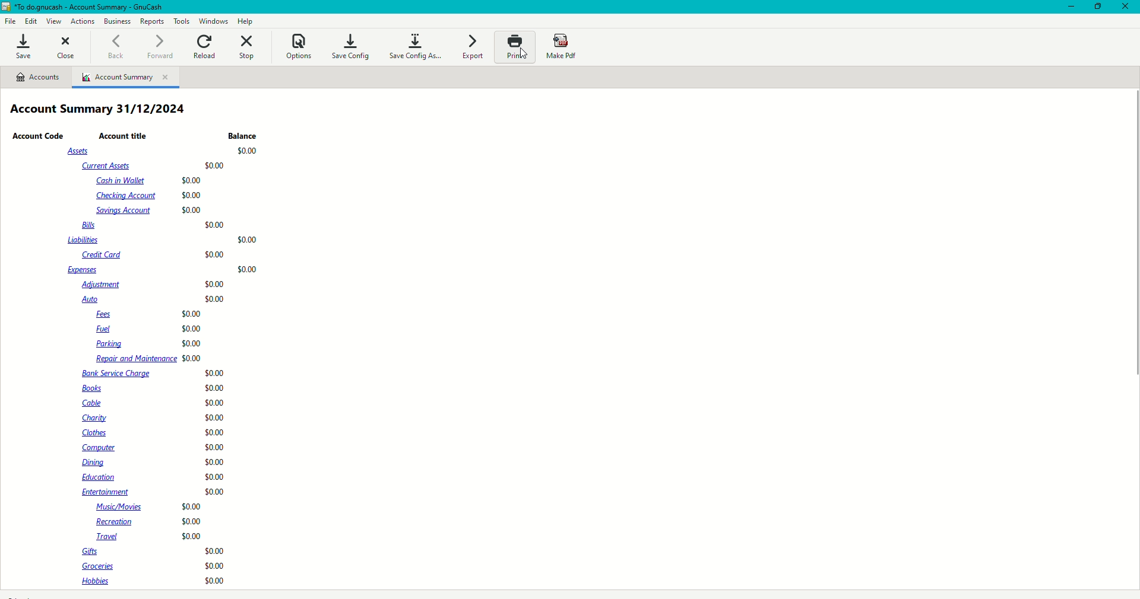 Image resolution: width=1140 pixels, height=599 pixels. What do you see at coordinates (514, 47) in the screenshot?
I see `Print` at bounding box center [514, 47].